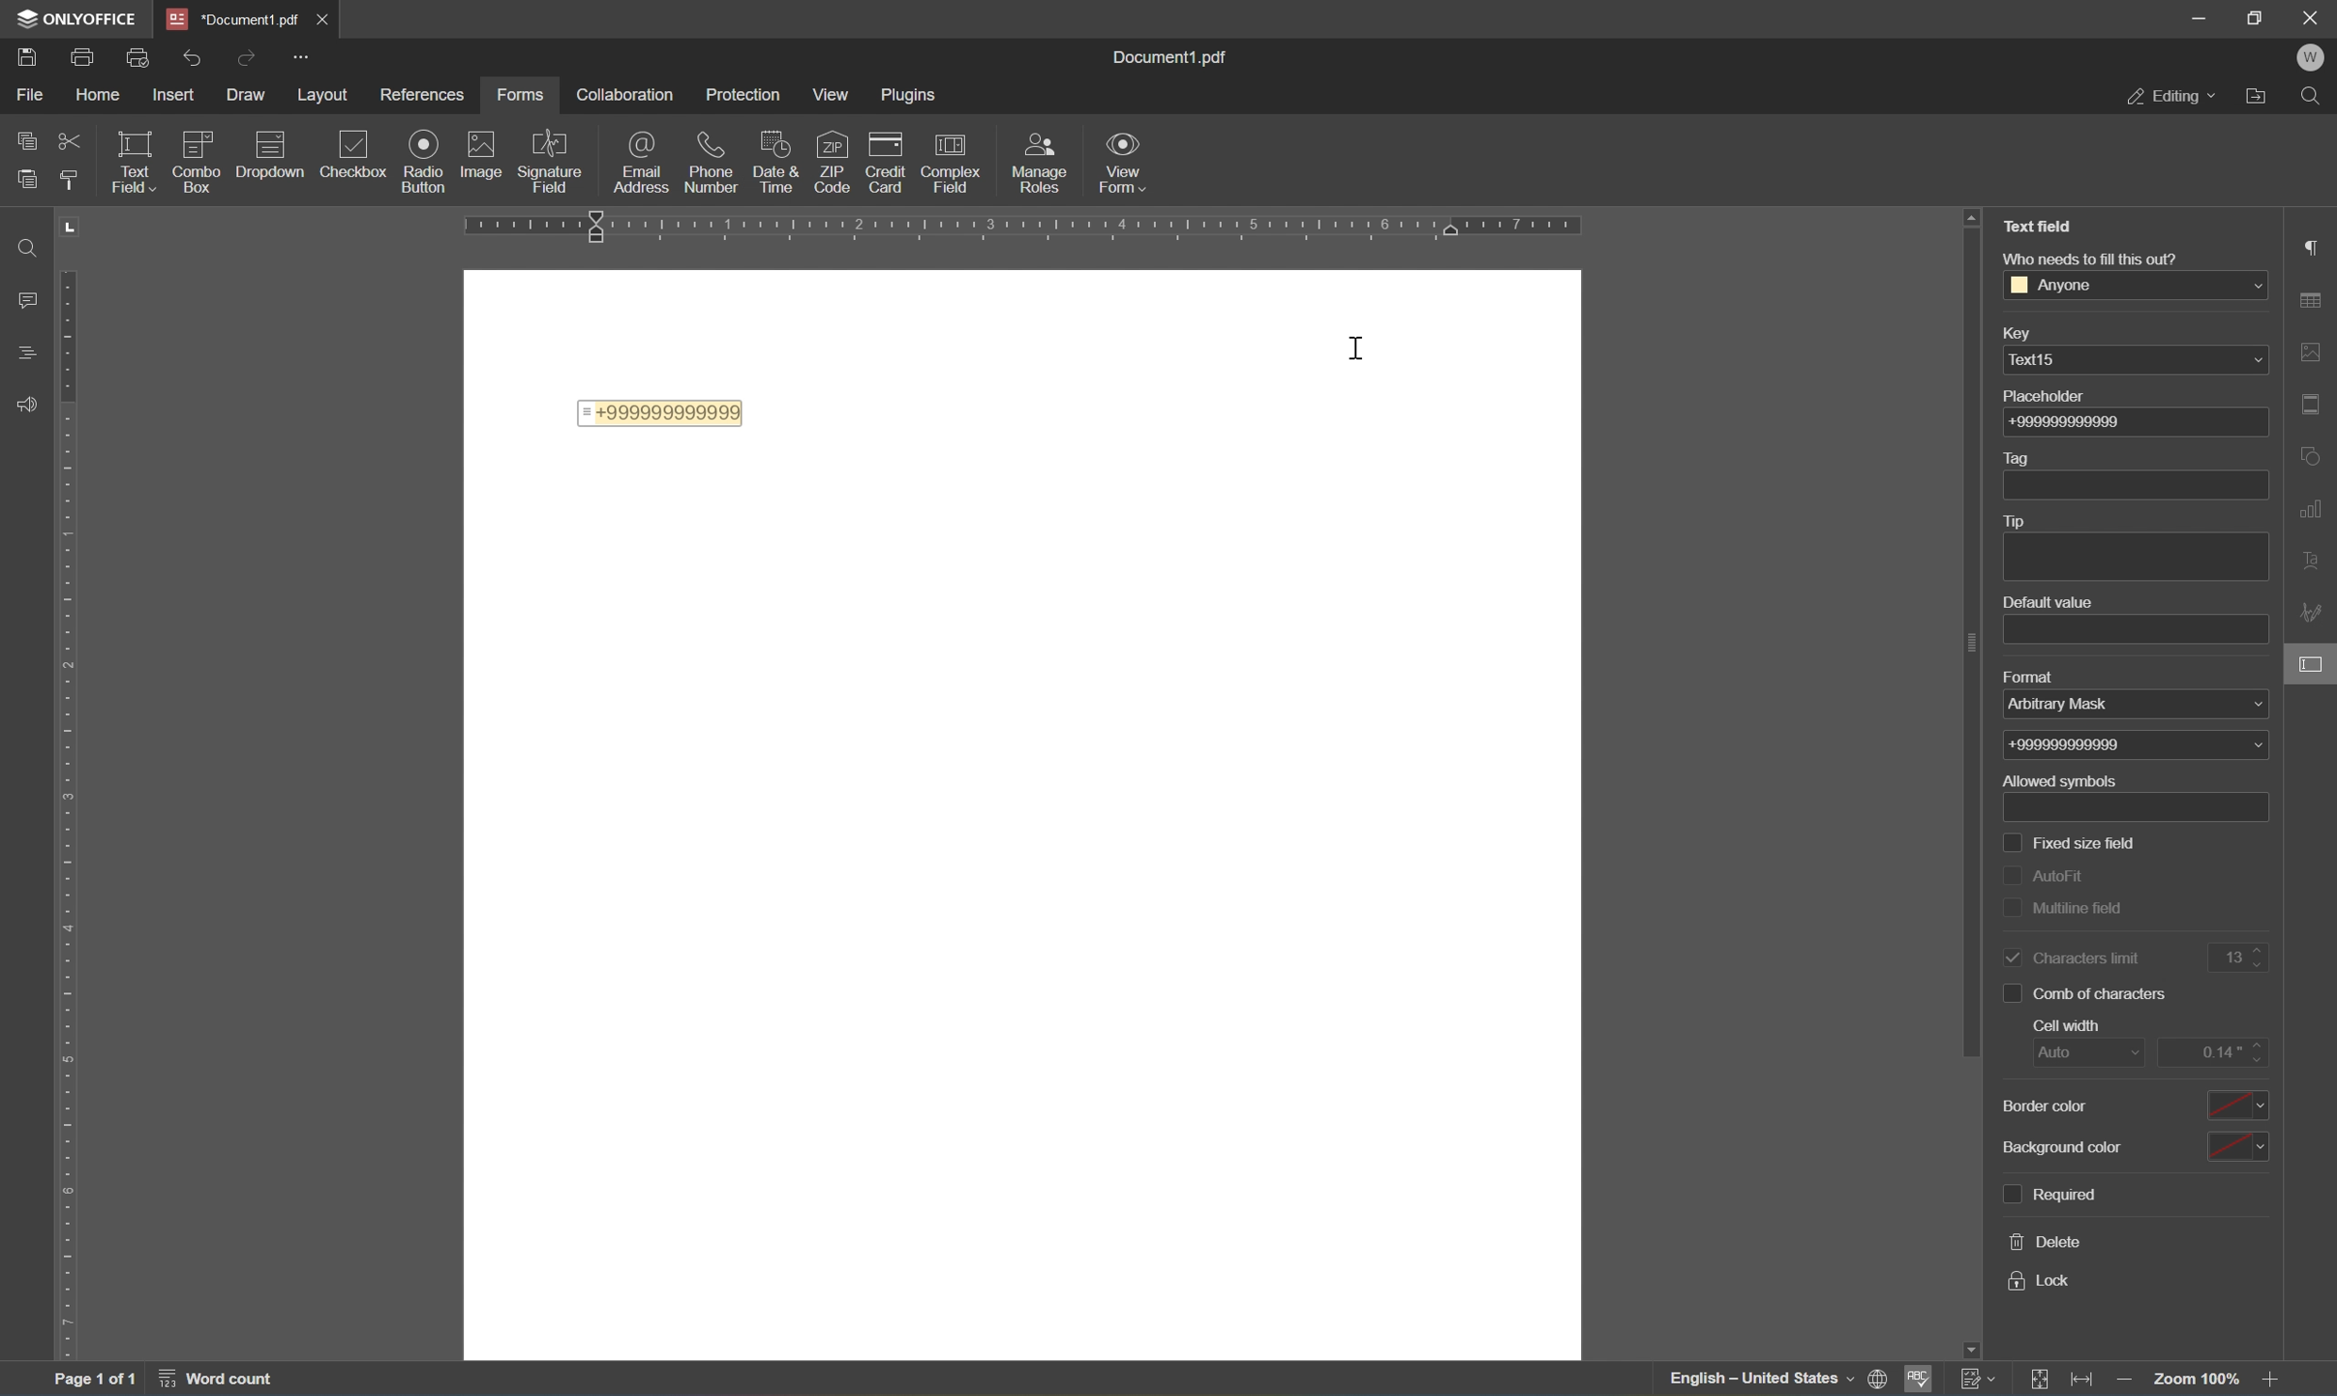  Describe the element at coordinates (2048, 1242) in the screenshot. I see `delete` at that location.